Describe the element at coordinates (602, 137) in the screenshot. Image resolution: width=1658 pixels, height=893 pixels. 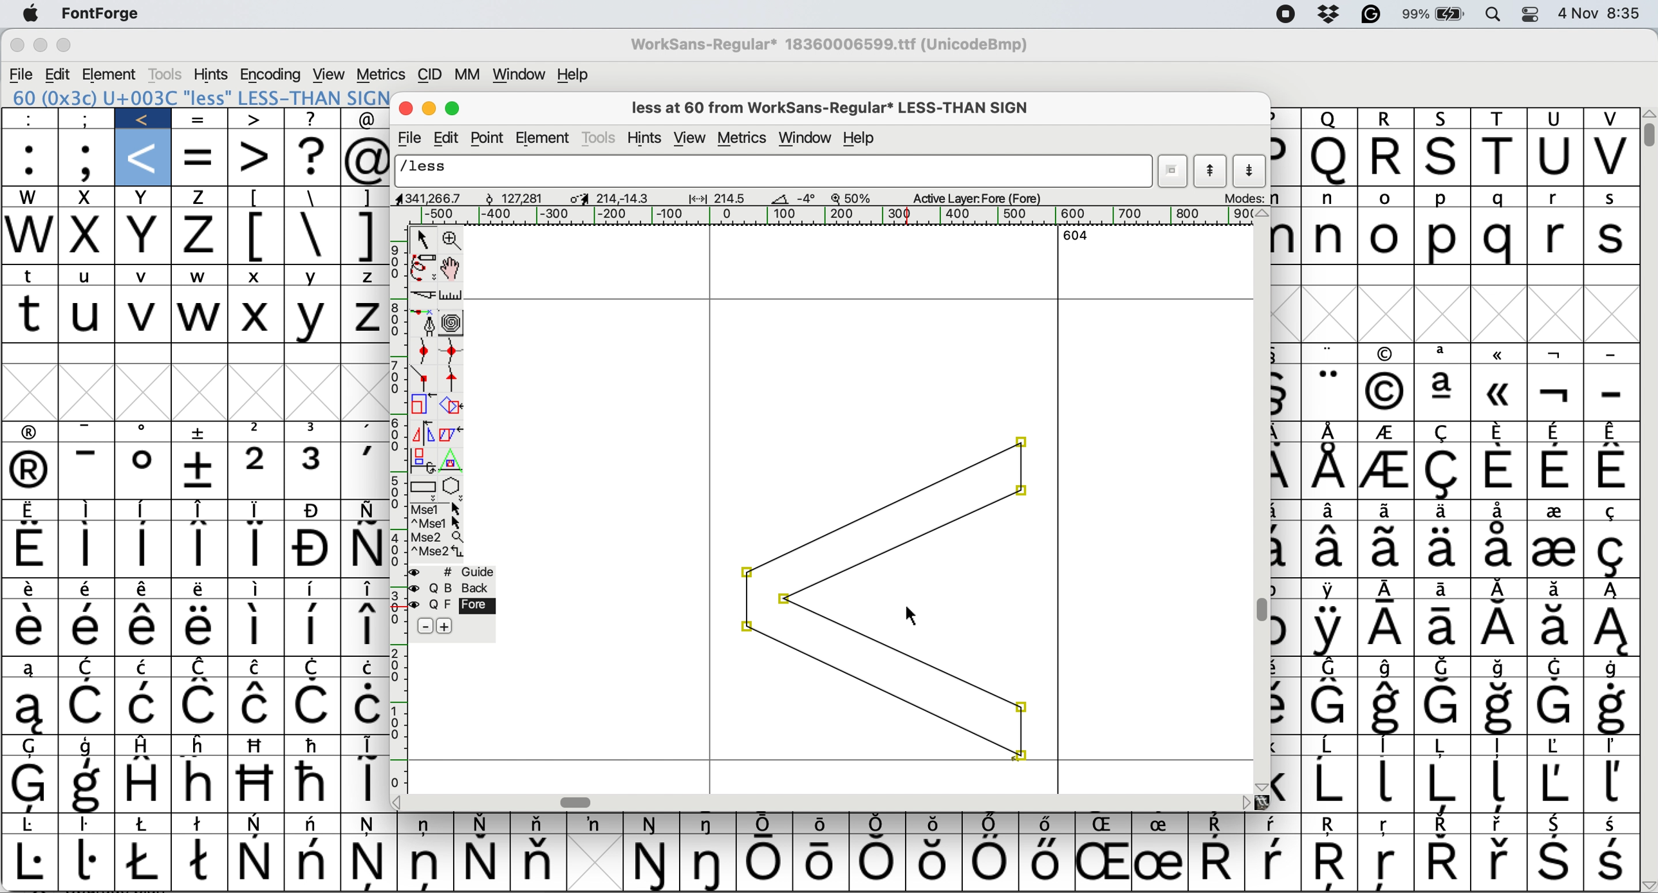
I see `tools` at that location.